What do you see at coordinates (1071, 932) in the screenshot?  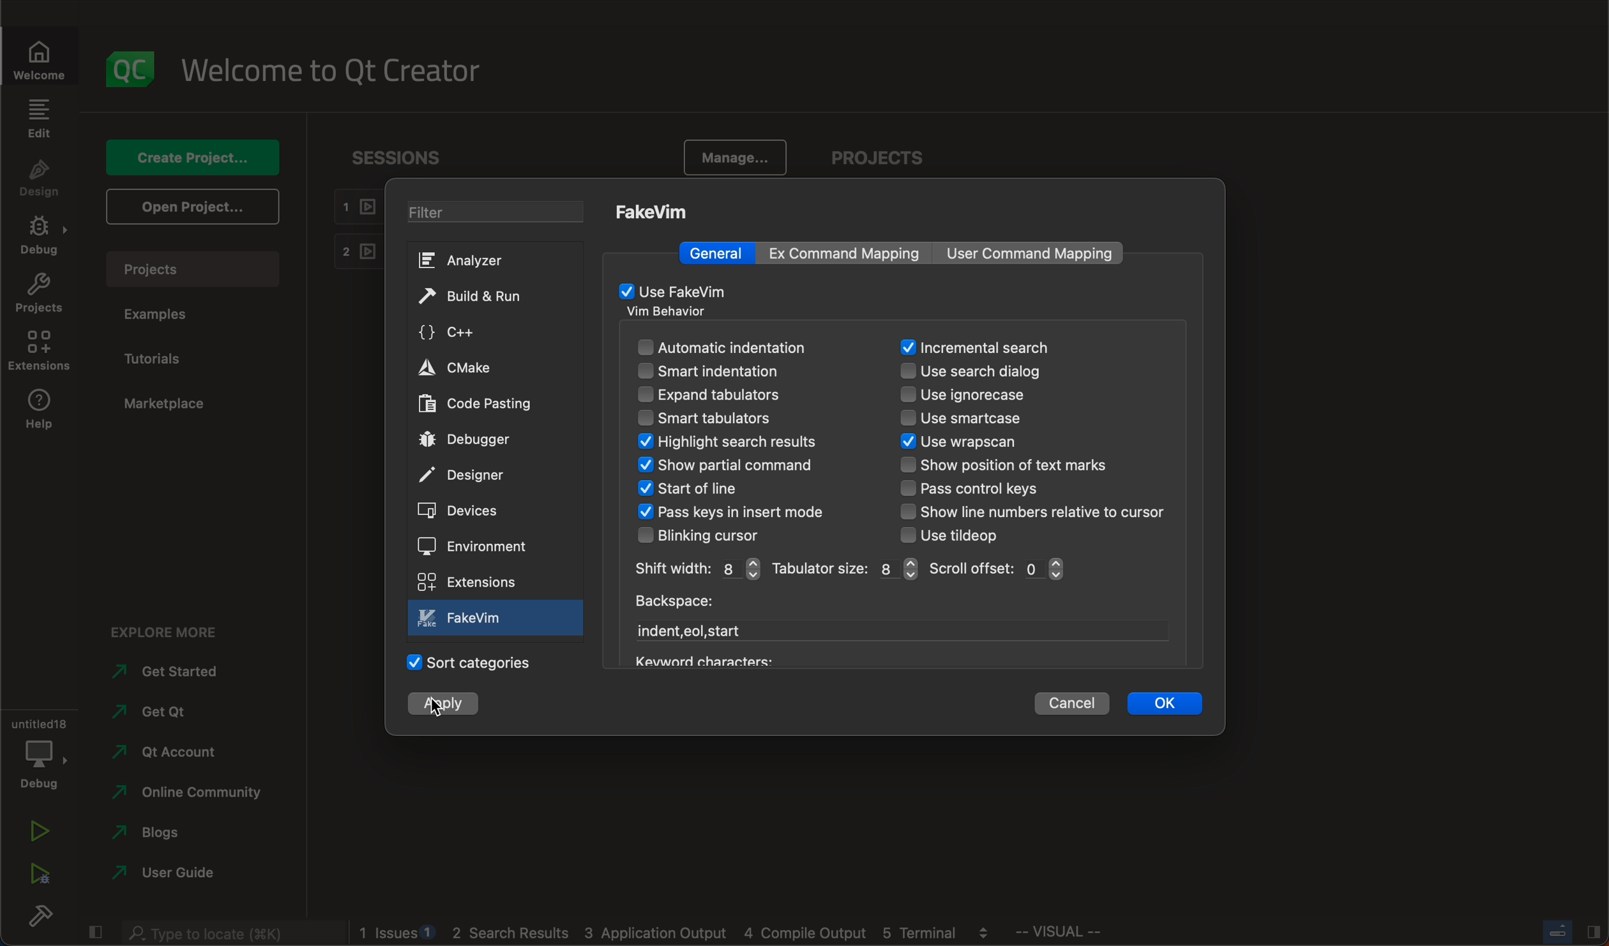 I see `vim visual` at bounding box center [1071, 932].